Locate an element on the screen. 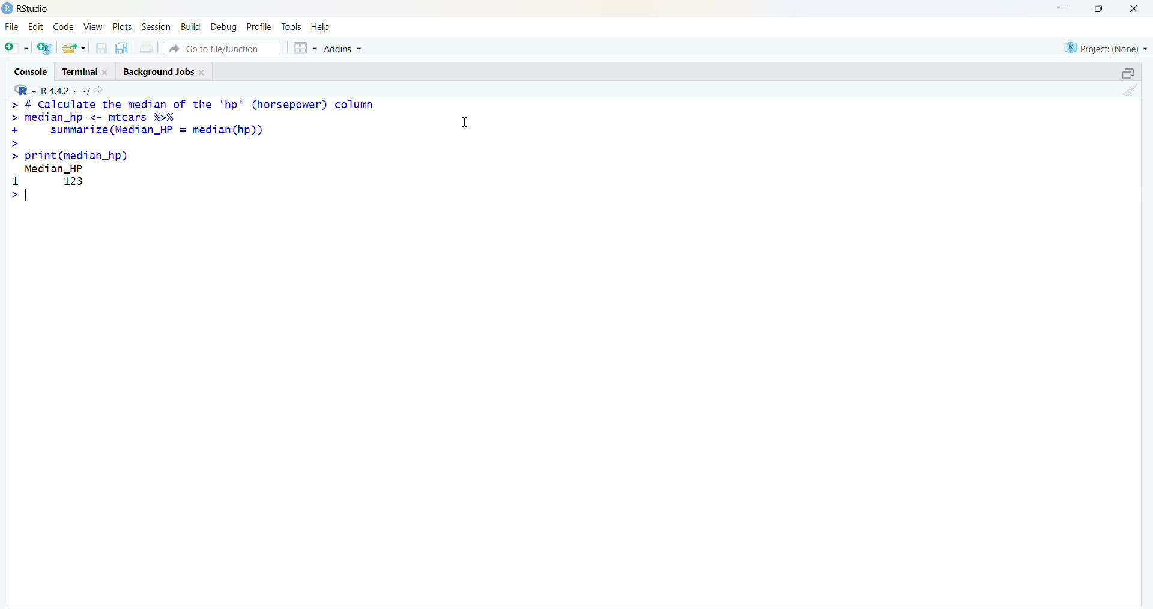 The height and width of the screenshot is (609, 1153). Median_HP 1 123 is located at coordinates (48, 175).